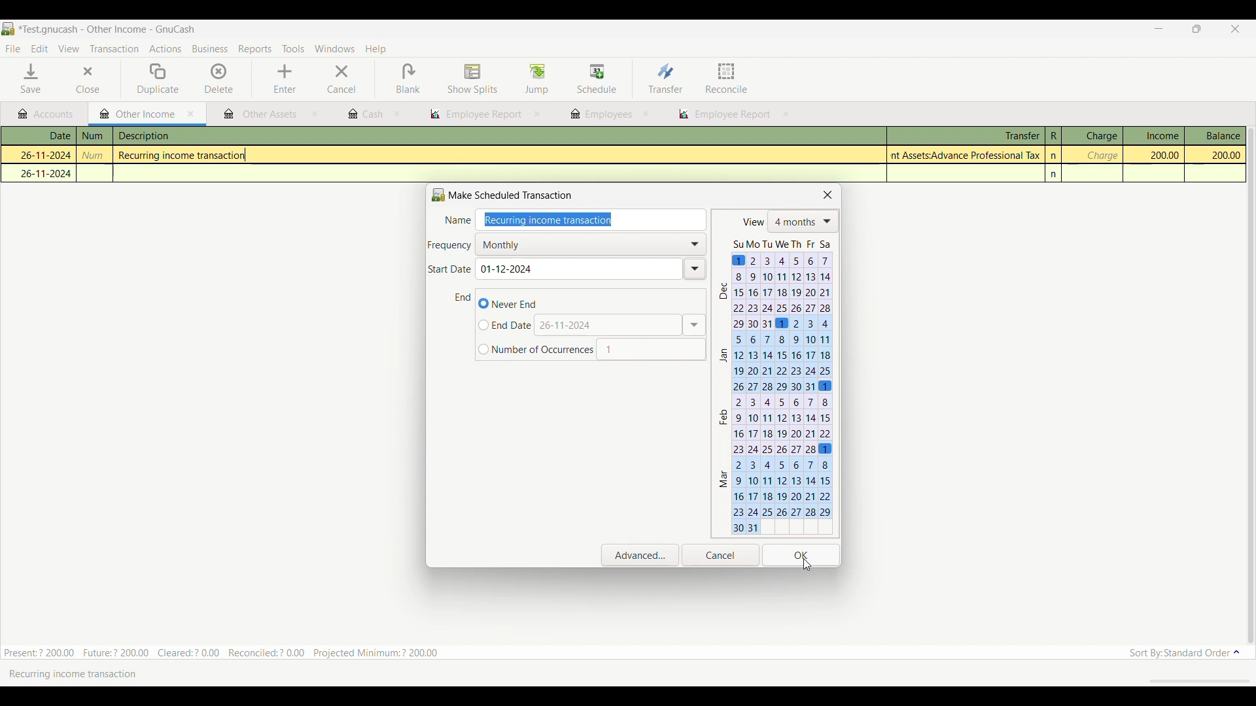  What do you see at coordinates (457, 221) in the screenshot?
I see `Name` at bounding box center [457, 221].